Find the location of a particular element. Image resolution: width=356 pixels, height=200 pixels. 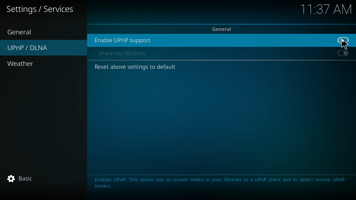

Enables UPnP. This allows you to stream media in your libraries to a UPnP client and to detect remote UPnP
servers. is located at coordinates (218, 184).